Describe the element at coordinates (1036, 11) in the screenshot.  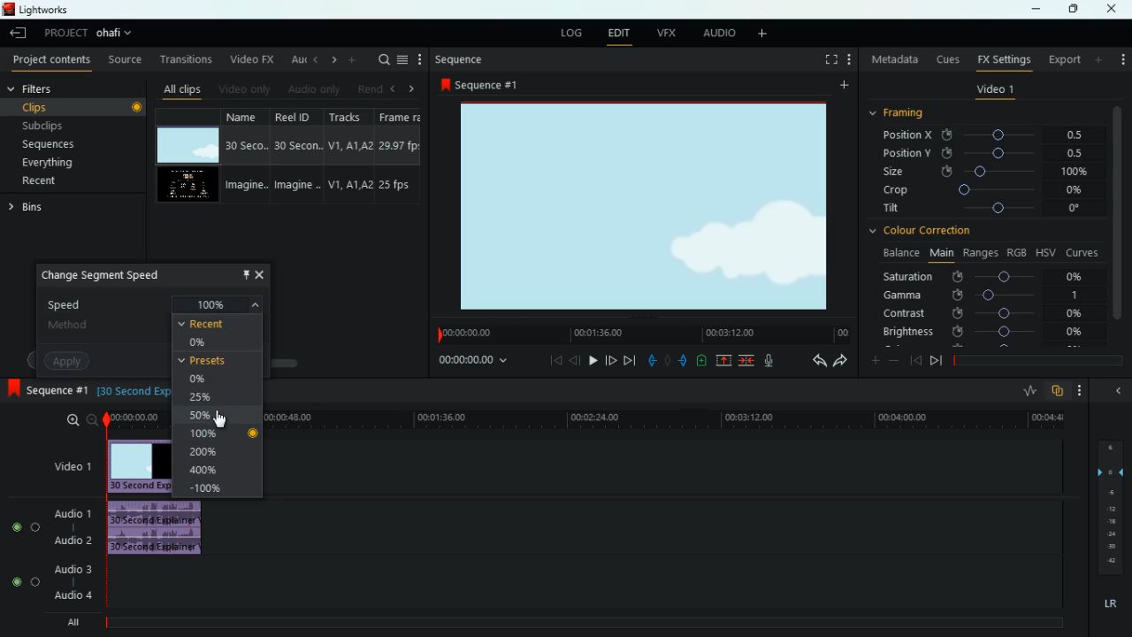
I see `minimize` at that location.